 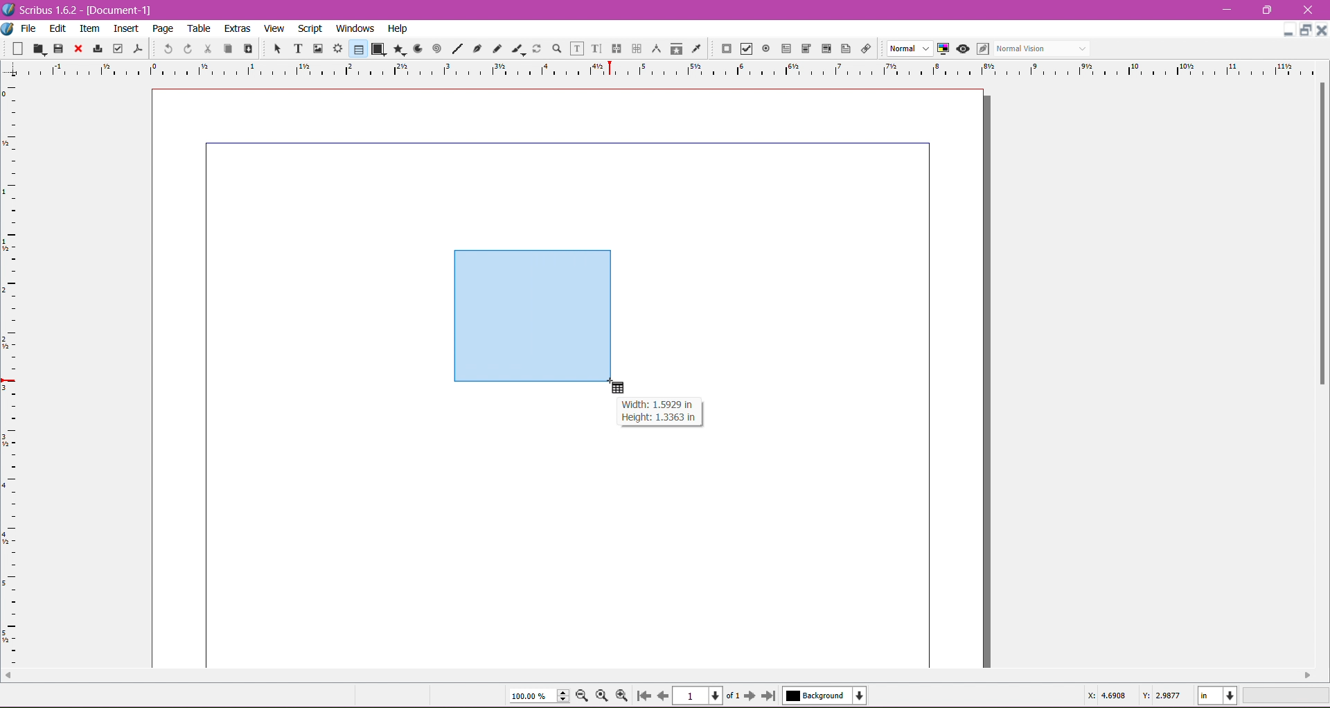 What do you see at coordinates (238, 28) in the screenshot?
I see `Extras` at bounding box center [238, 28].